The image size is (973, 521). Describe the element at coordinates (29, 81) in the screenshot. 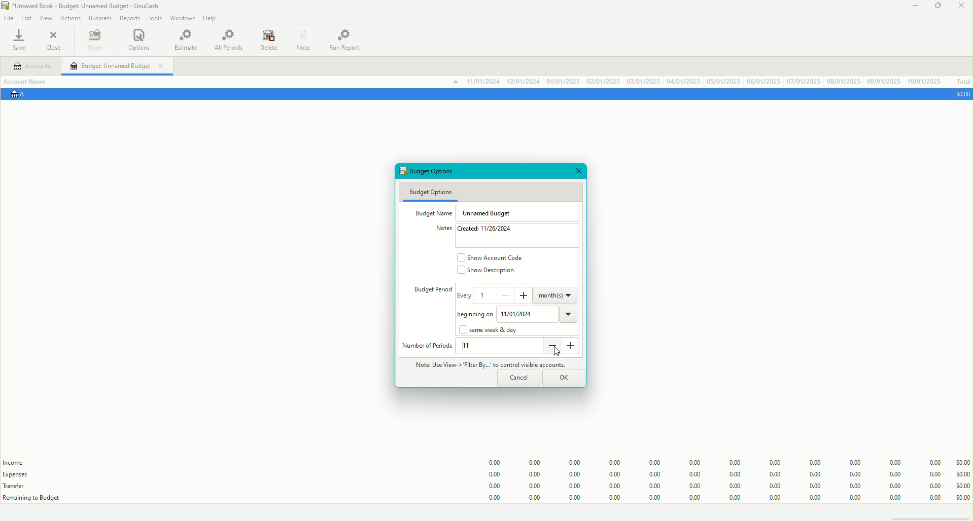

I see `Account Name` at that location.